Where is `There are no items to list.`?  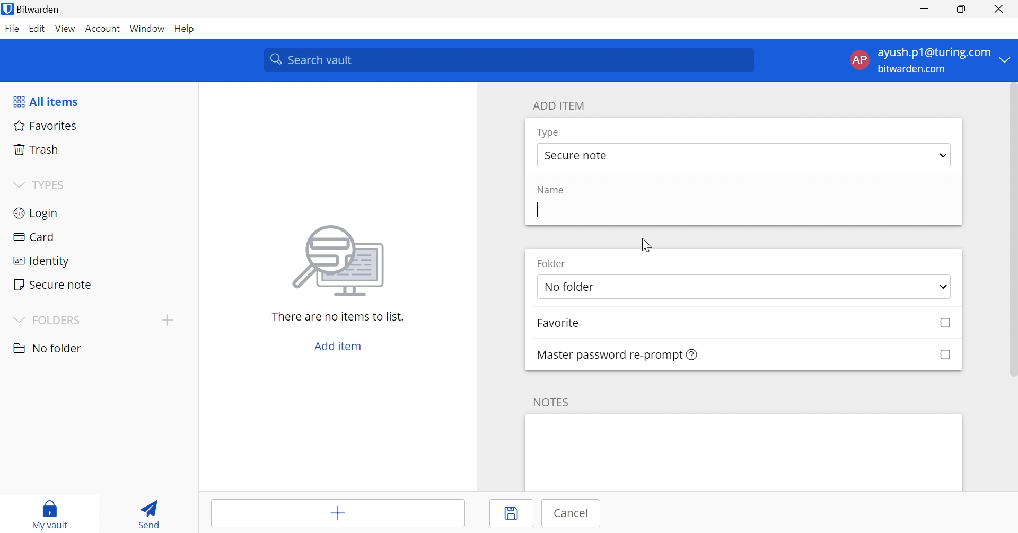 There are no items to list. is located at coordinates (338, 316).